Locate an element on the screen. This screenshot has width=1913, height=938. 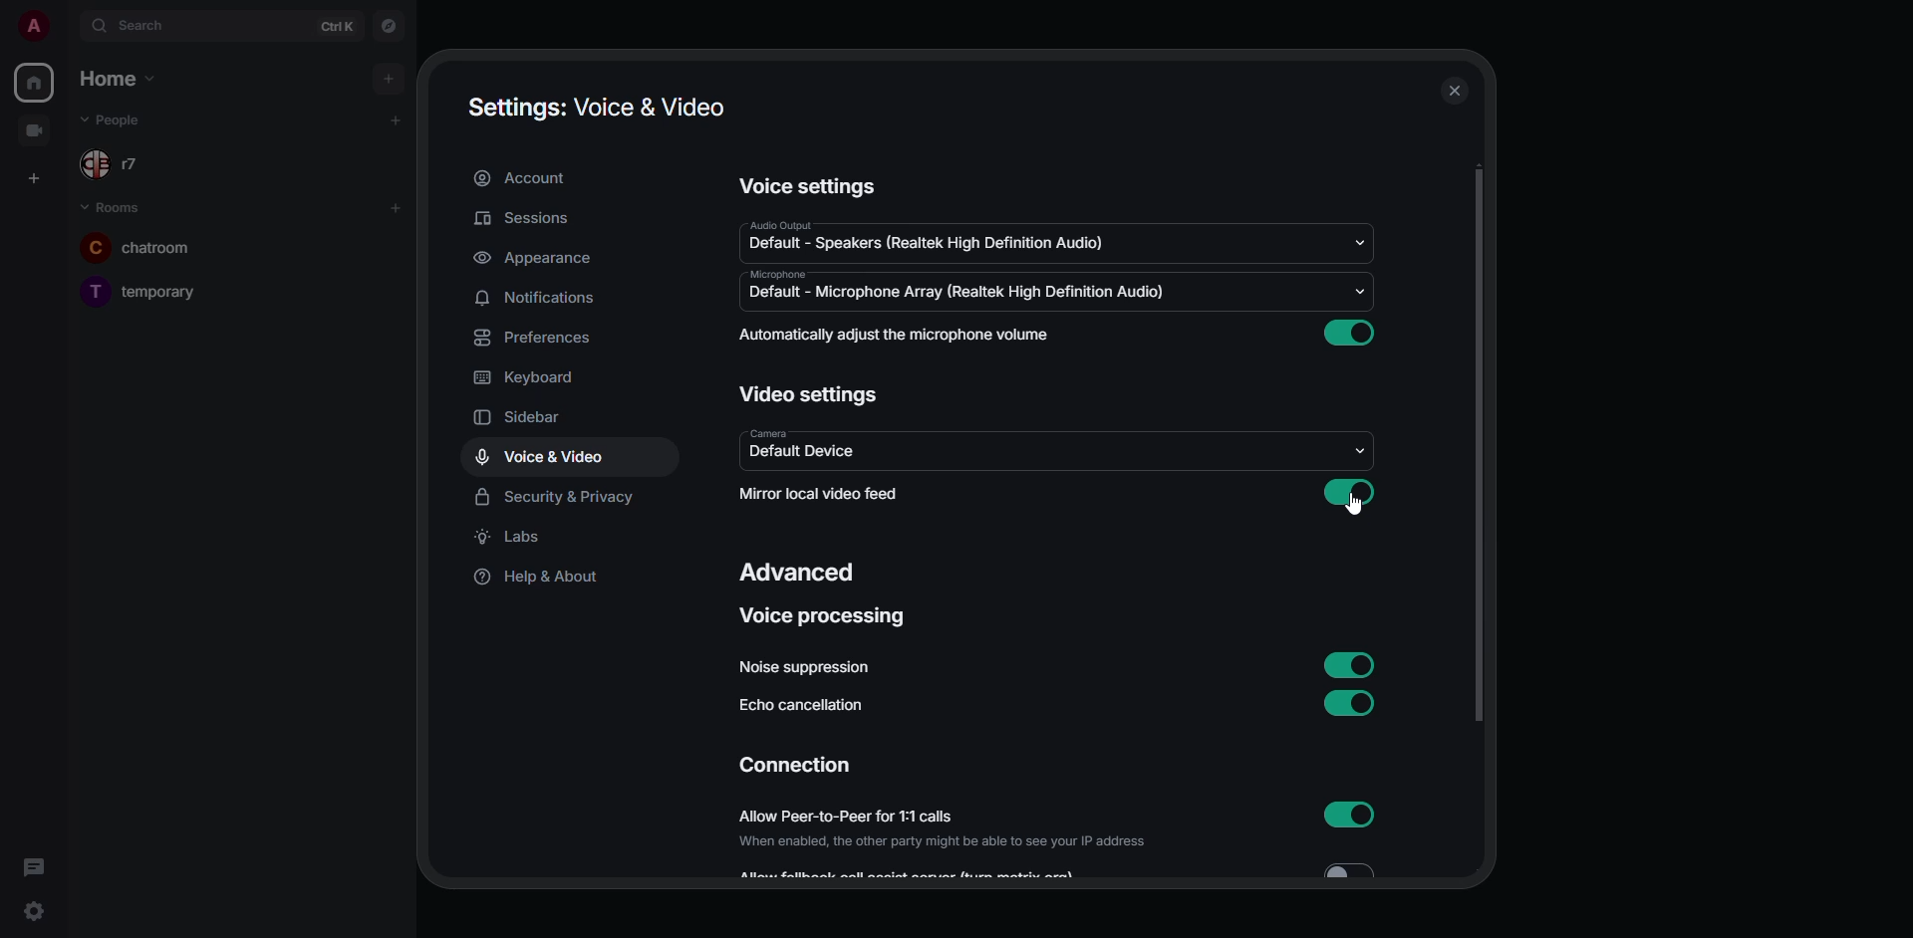
chatroom is located at coordinates (157, 245).